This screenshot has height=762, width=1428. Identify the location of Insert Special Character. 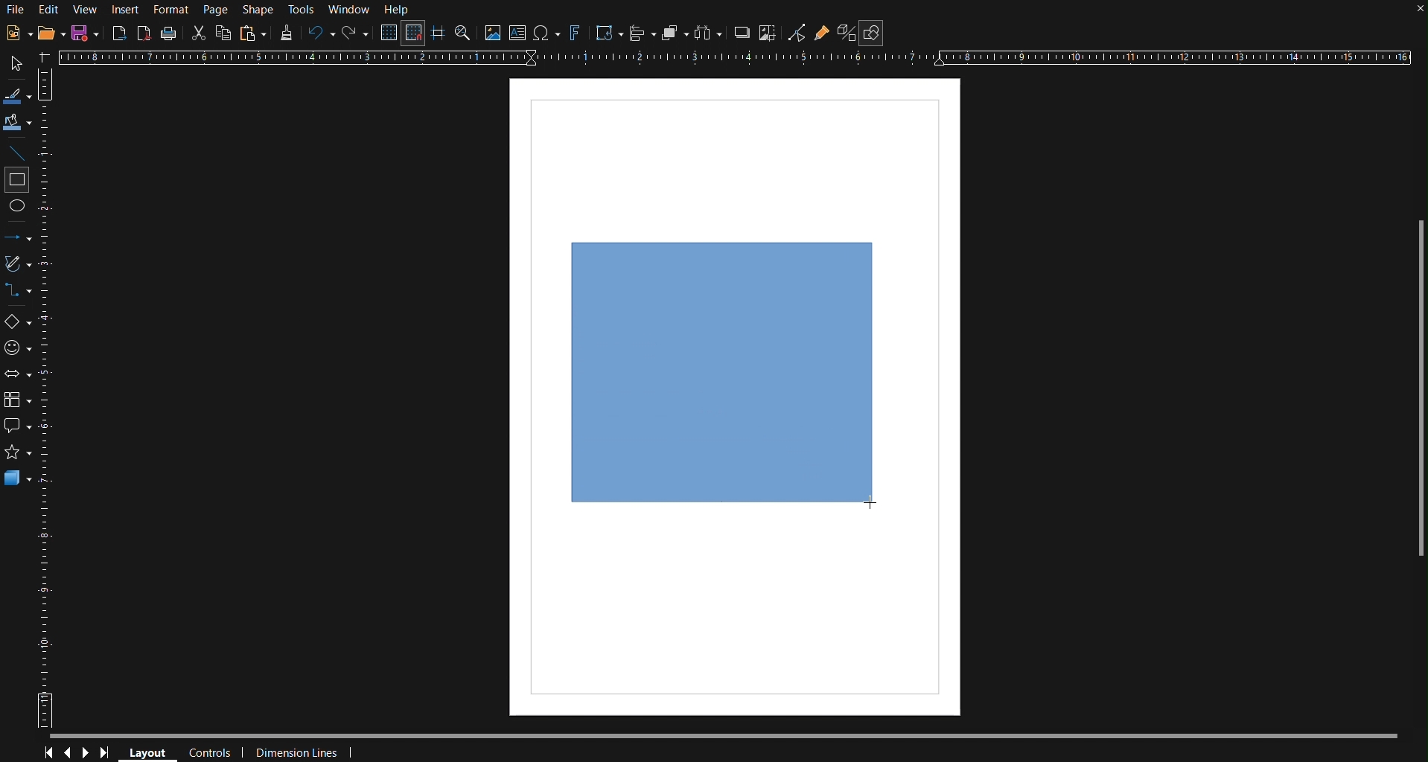
(546, 33).